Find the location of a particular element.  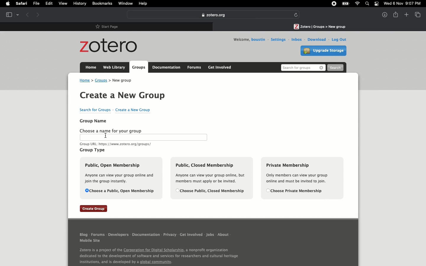

Jobs is located at coordinates (210, 235).